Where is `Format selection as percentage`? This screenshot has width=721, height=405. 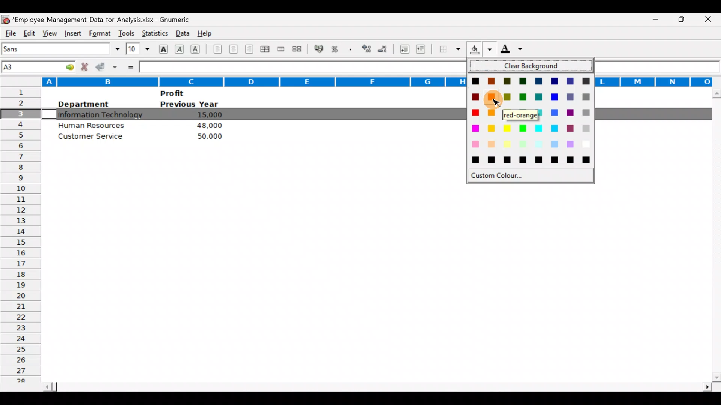
Format selection as percentage is located at coordinates (337, 49).